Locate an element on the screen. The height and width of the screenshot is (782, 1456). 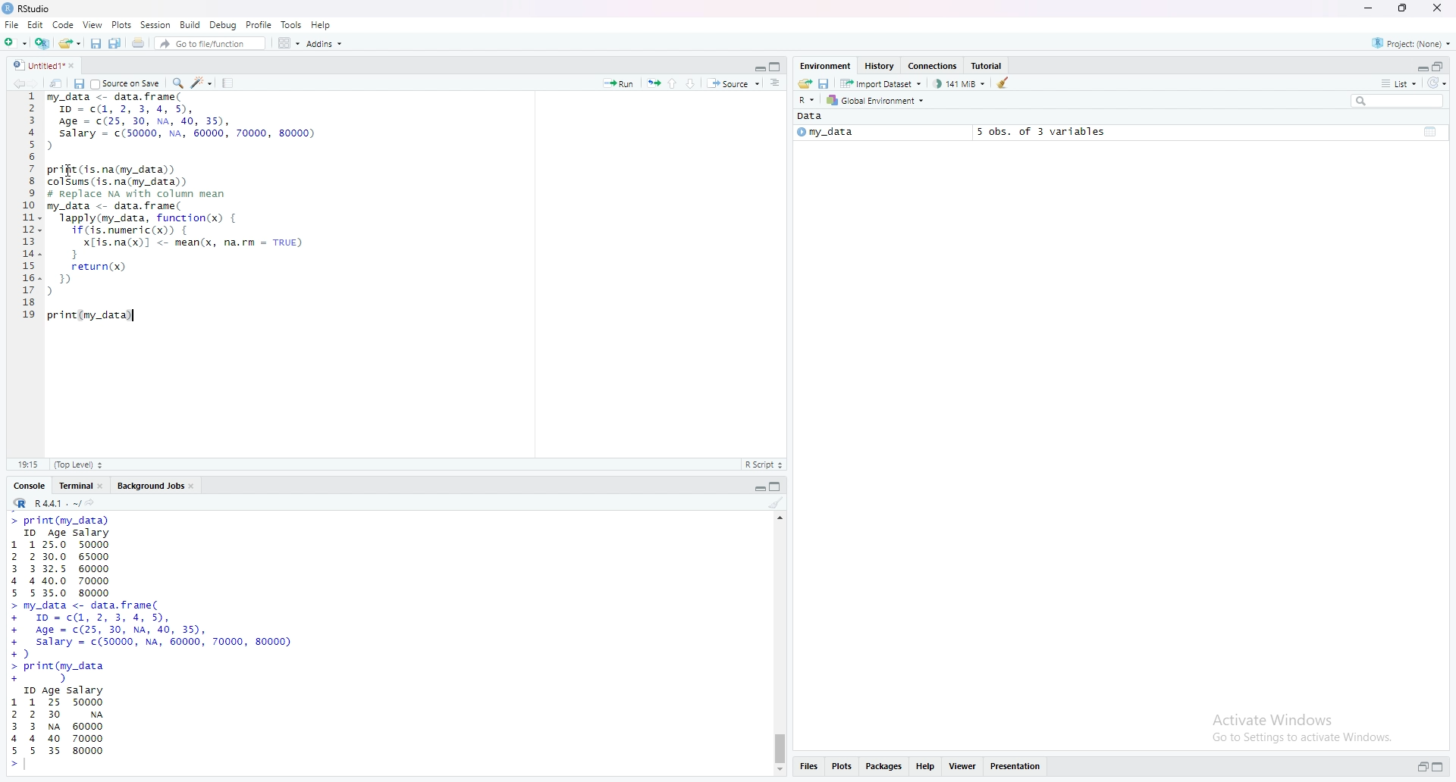
collapse is located at coordinates (779, 487).